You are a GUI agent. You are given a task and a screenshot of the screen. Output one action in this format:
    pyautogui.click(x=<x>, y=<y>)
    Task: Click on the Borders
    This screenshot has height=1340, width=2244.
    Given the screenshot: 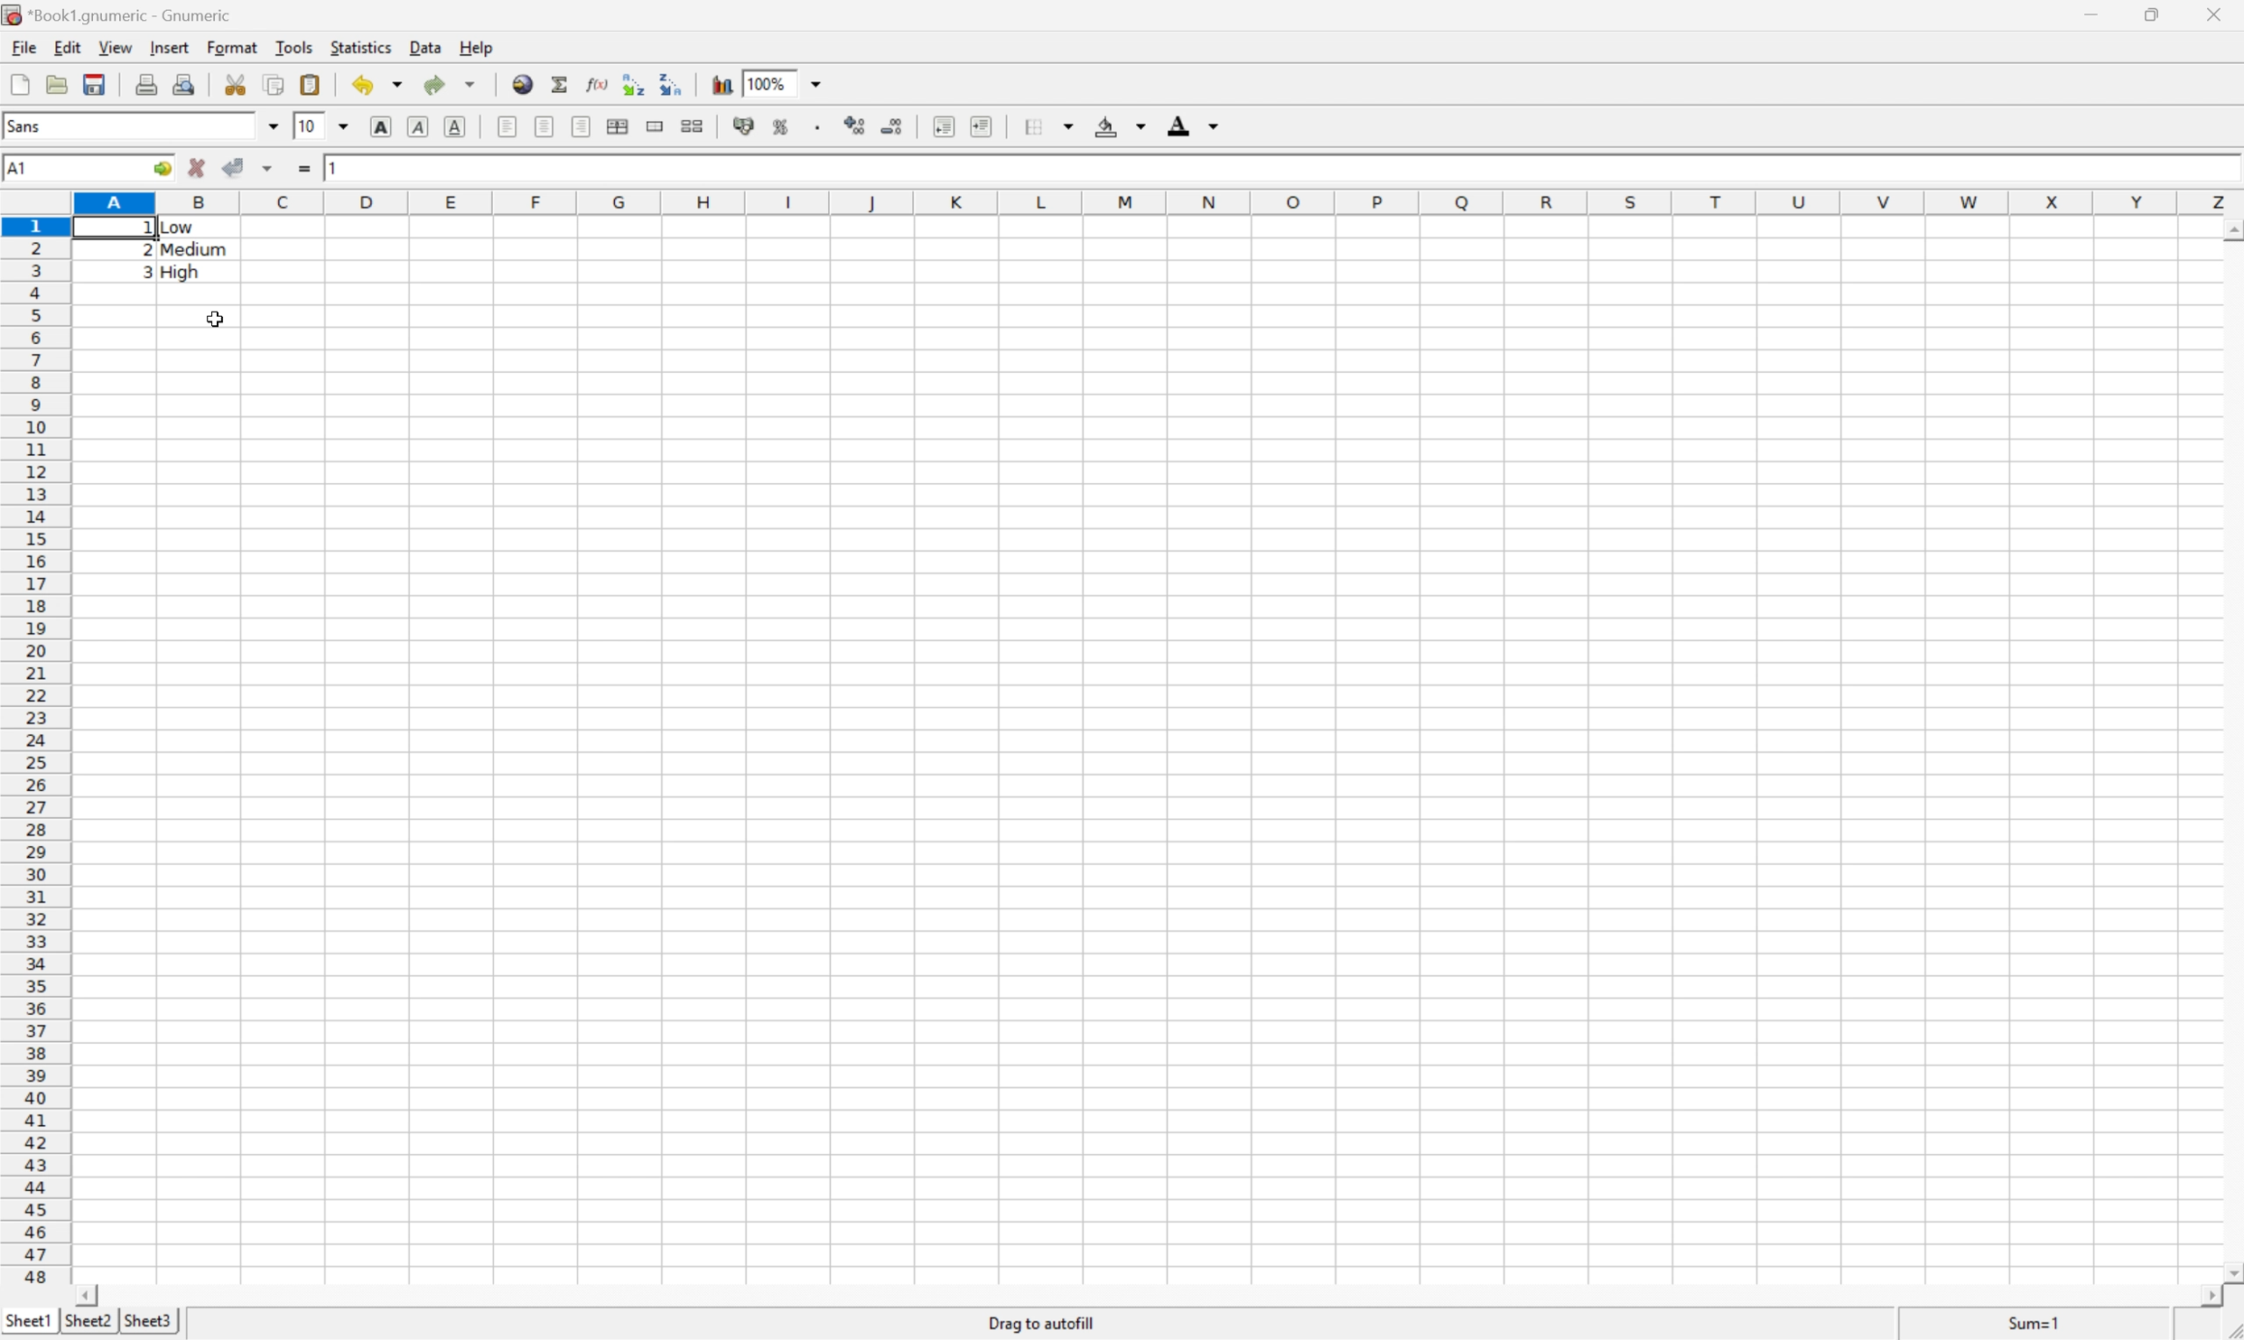 What is the action you would take?
    pyautogui.click(x=1047, y=124)
    